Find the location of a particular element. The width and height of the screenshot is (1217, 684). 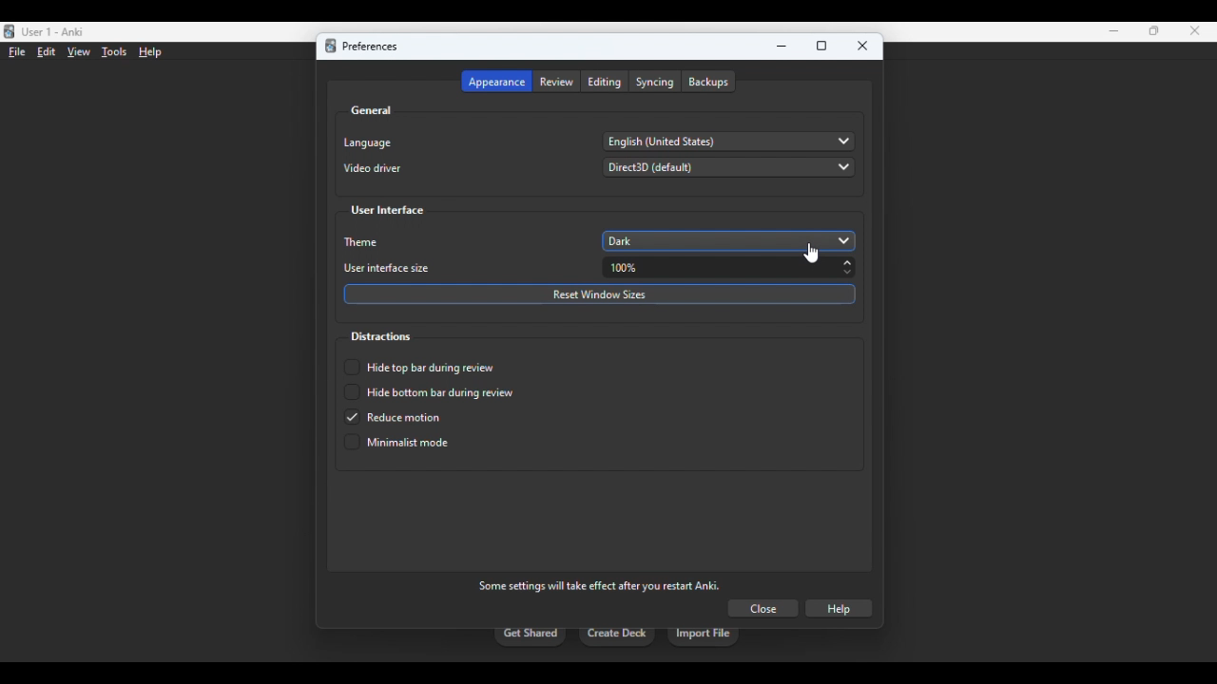

help is located at coordinates (839, 609).